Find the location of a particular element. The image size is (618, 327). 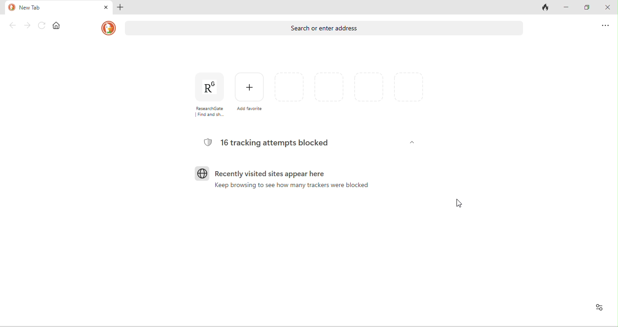

search bar is located at coordinates (325, 29).